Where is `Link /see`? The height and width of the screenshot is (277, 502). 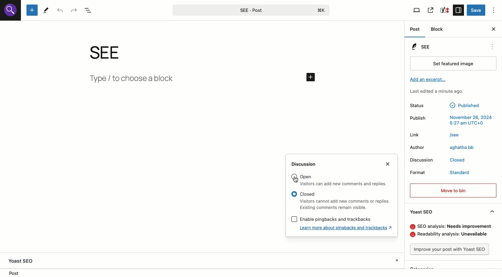 Link /see is located at coordinates (438, 136).